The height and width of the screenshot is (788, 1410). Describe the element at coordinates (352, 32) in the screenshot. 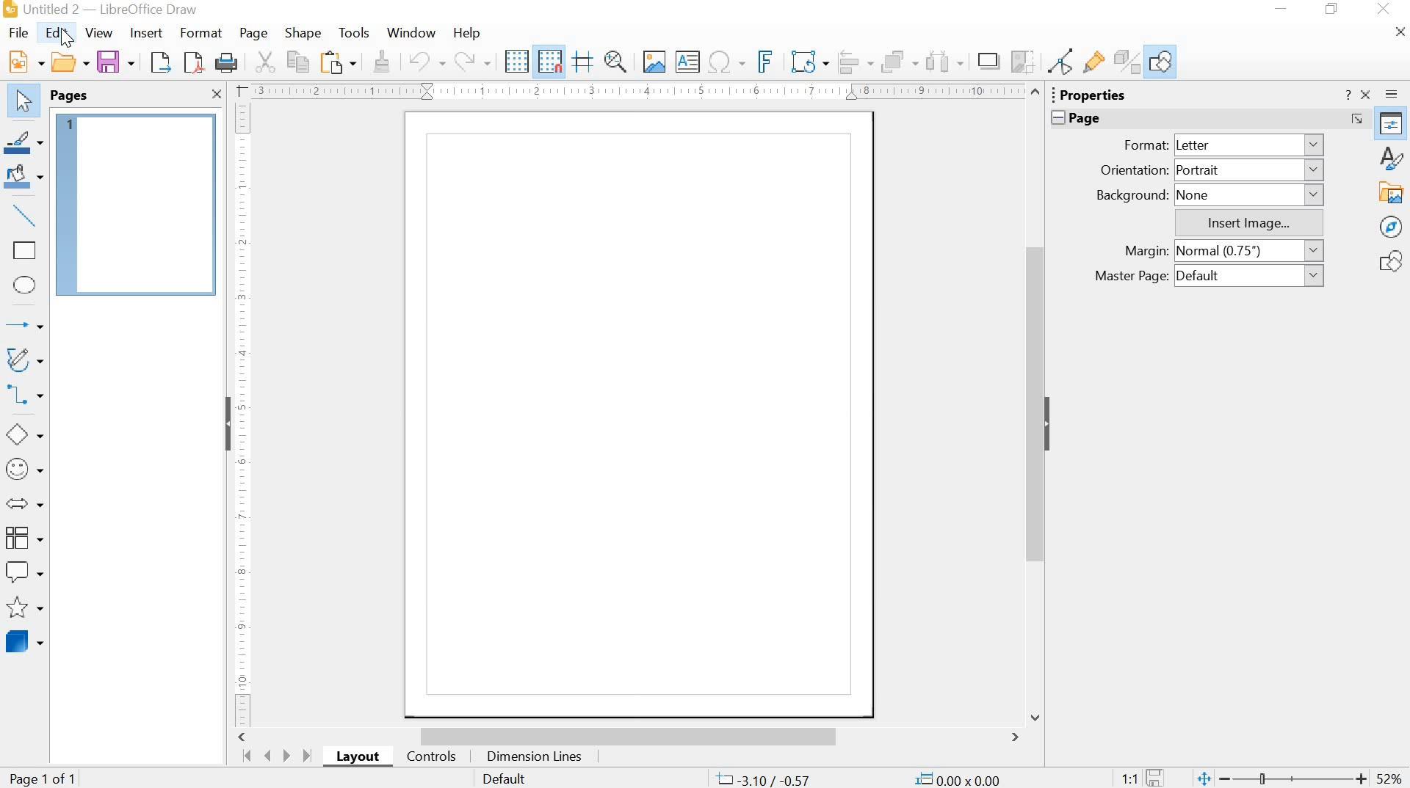

I see `Tools` at that location.